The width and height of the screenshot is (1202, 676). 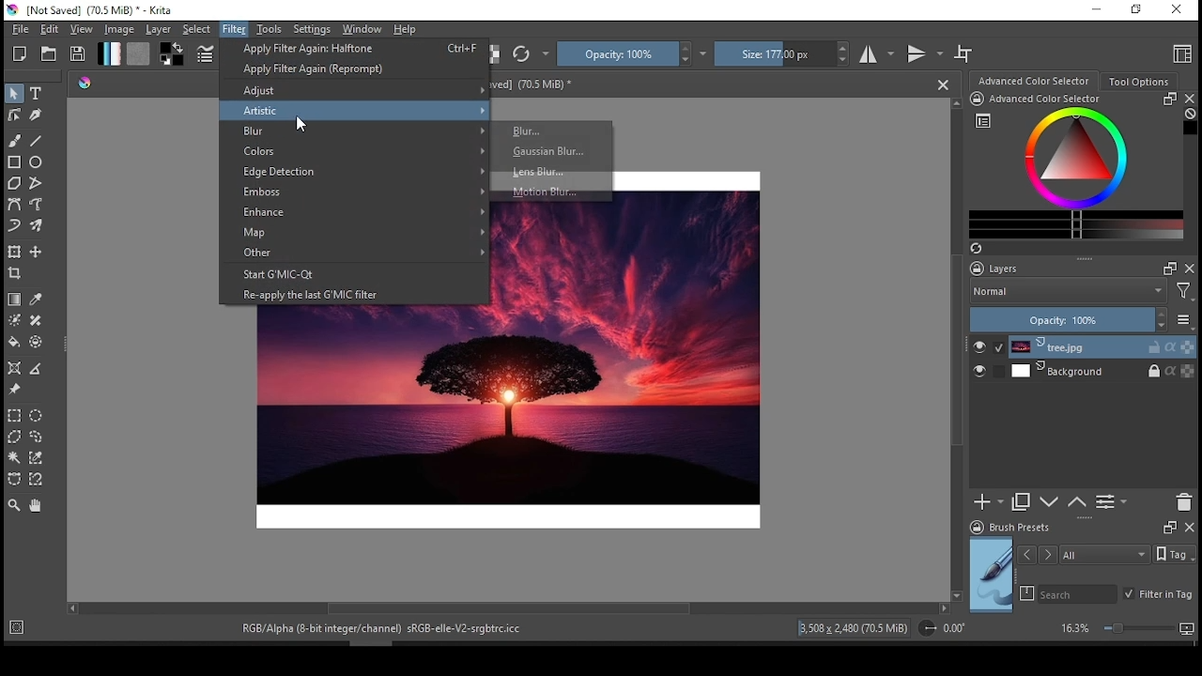 I want to click on Clear, so click(x=1191, y=115).